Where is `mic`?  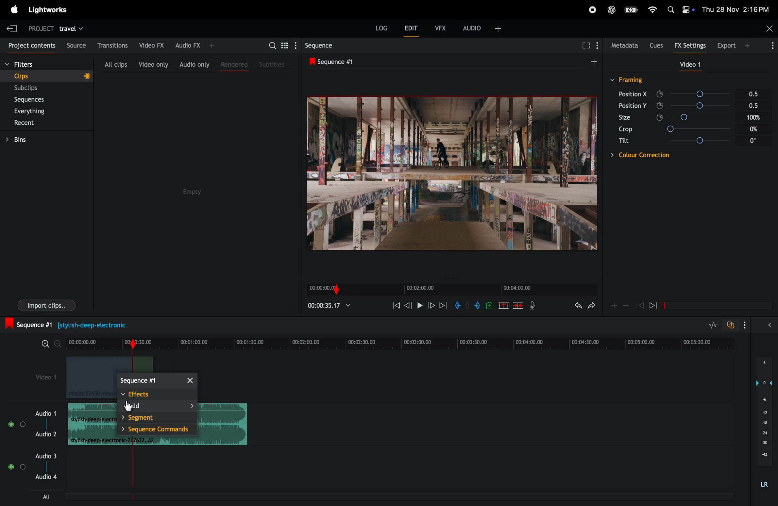 mic is located at coordinates (534, 305).